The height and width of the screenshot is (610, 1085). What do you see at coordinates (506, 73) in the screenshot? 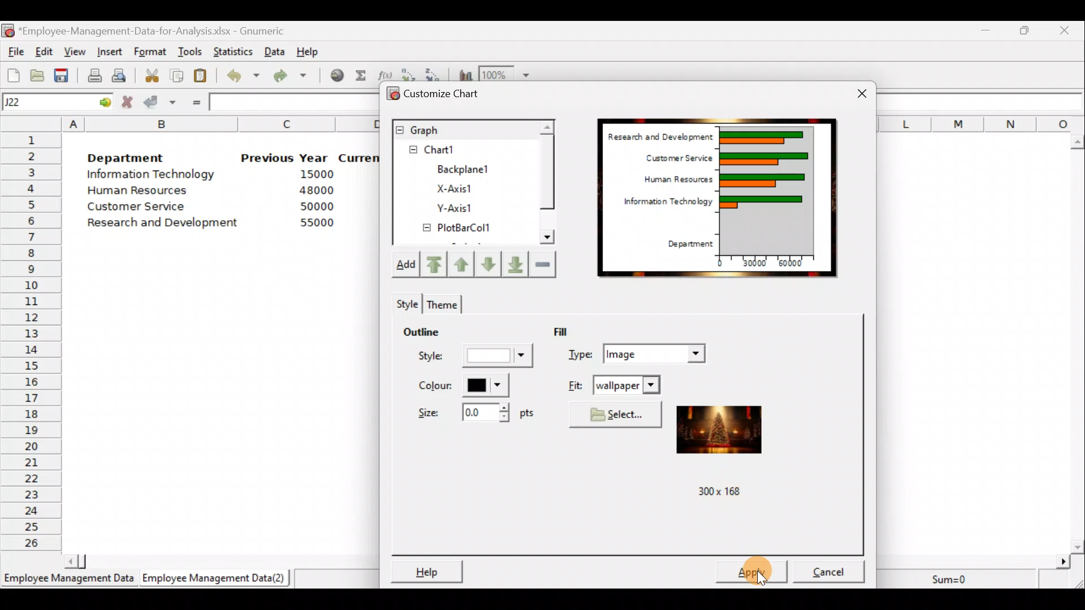
I see `Zoom` at bounding box center [506, 73].